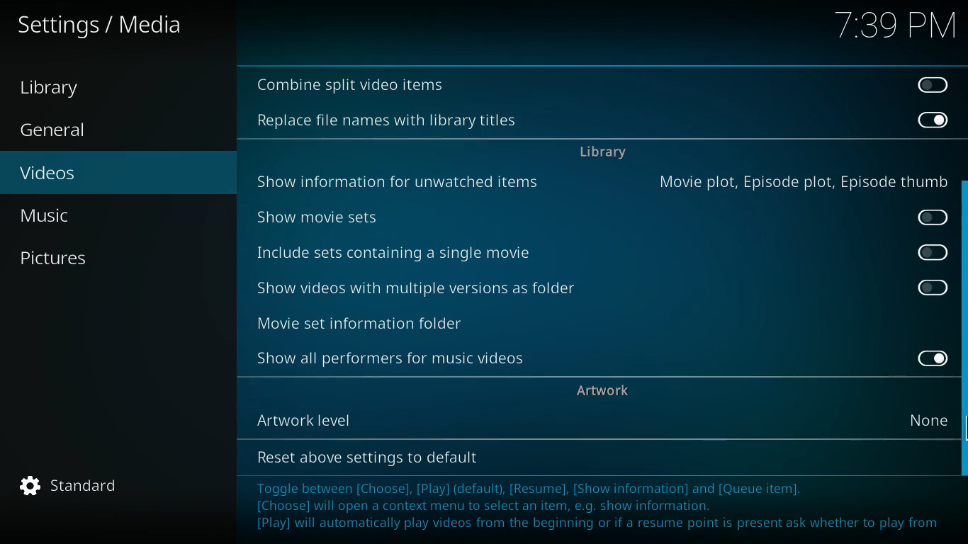 Image resolution: width=968 pixels, height=544 pixels. What do you see at coordinates (893, 27) in the screenshot?
I see `time` at bounding box center [893, 27].